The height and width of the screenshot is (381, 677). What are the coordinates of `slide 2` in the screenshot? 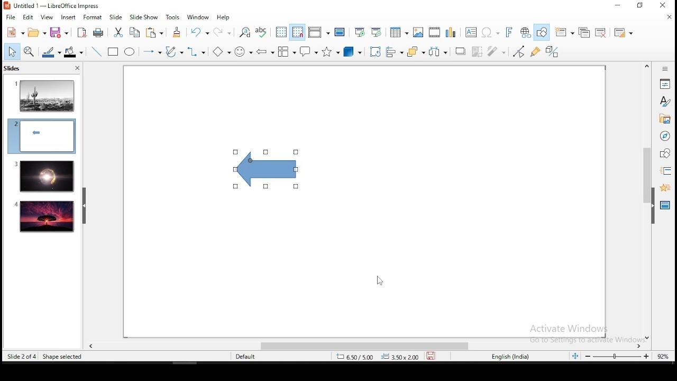 It's located at (41, 136).